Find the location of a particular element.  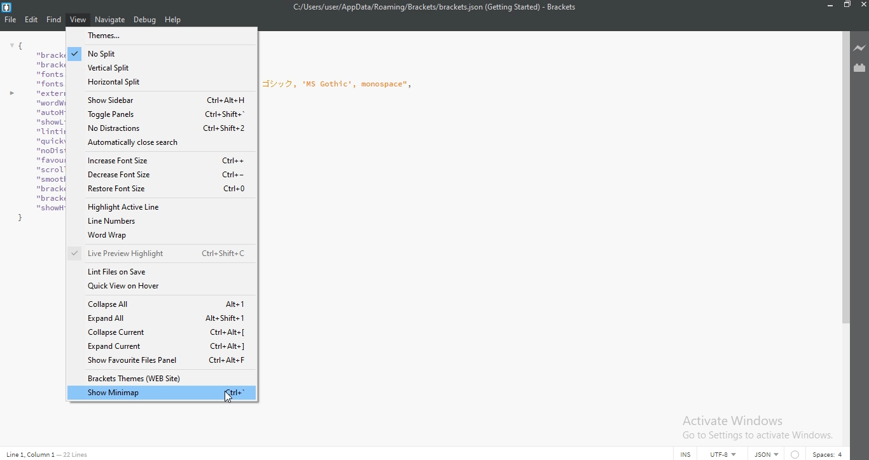

collapse current is located at coordinates (159, 332).